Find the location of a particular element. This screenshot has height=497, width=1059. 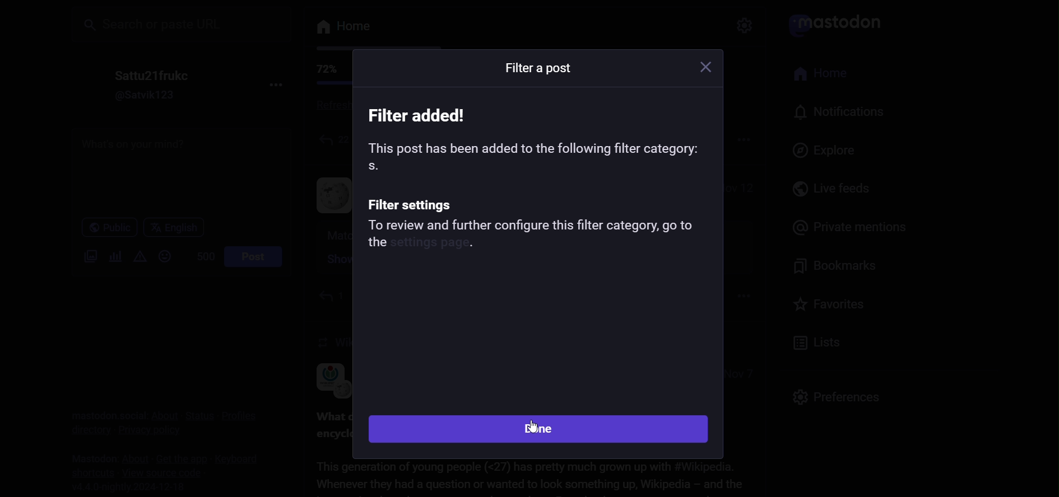

search is located at coordinates (180, 23).